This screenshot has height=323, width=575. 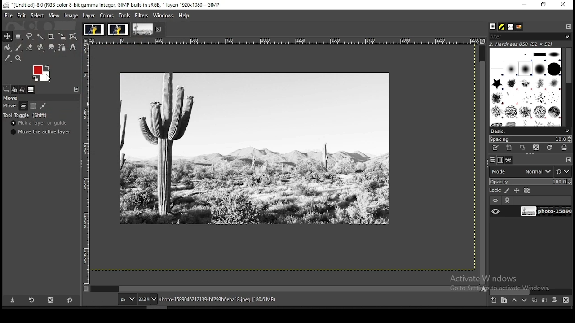 What do you see at coordinates (509, 160) in the screenshot?
I see `paths` at bounding box center [509, 160].